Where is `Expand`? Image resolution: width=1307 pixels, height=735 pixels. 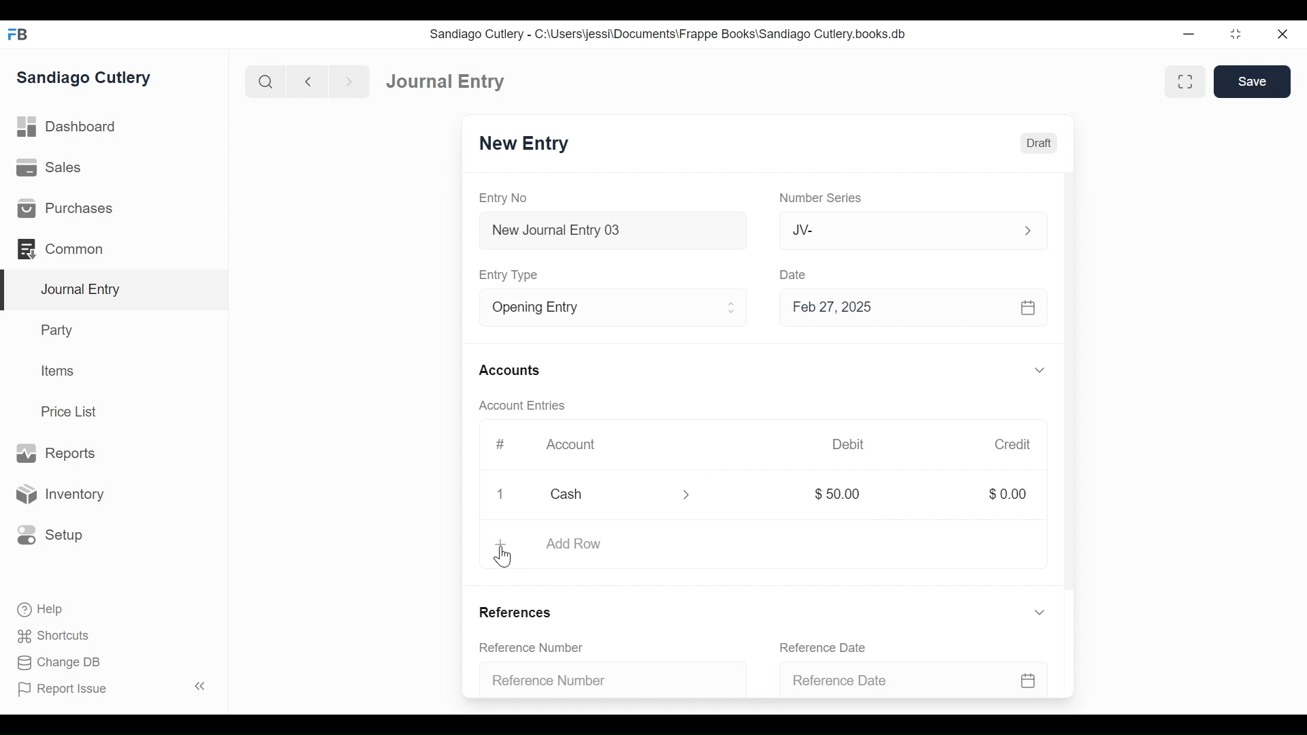
Expand is located at coordinates (732, 308).